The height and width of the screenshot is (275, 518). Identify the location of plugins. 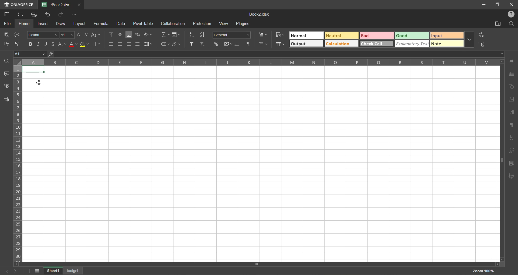
(243, 24).